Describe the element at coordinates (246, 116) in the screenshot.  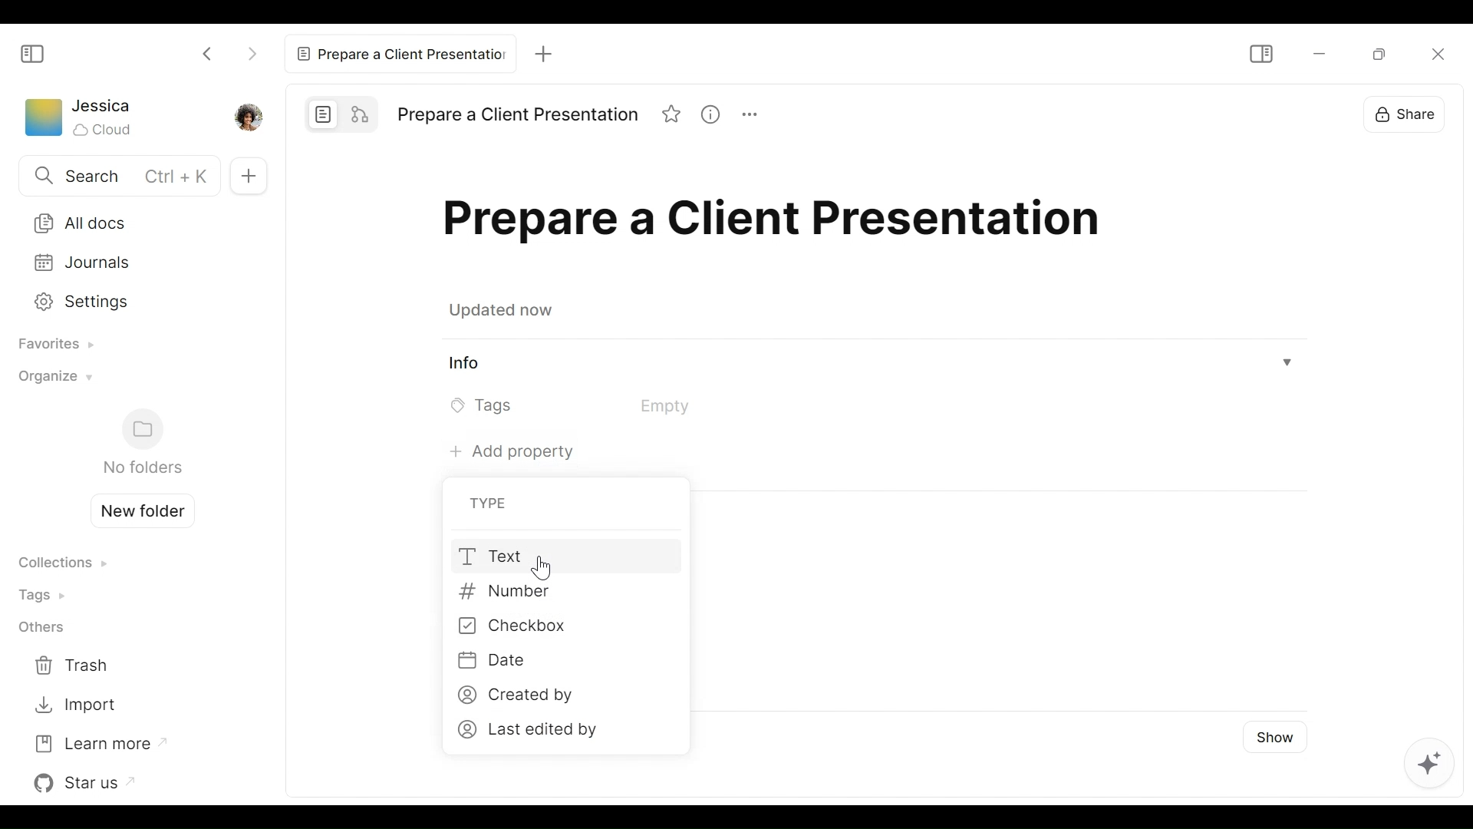
I see `Profile picture` at that location.